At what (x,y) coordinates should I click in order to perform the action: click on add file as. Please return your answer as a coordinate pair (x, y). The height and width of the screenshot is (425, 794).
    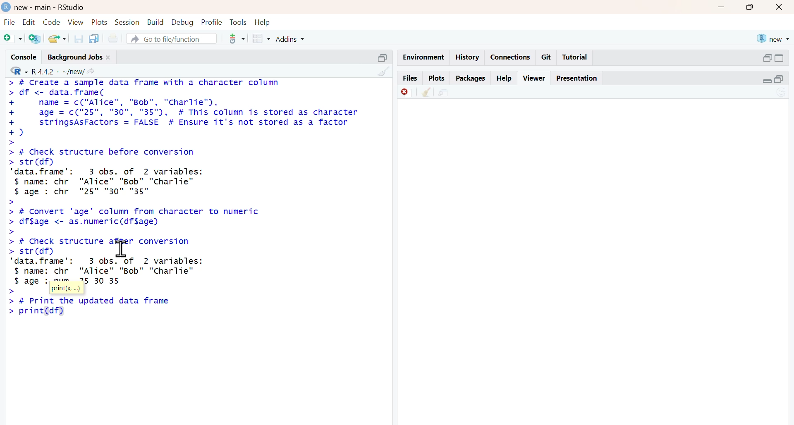
    Looking at the image, I should click on (13, 39).